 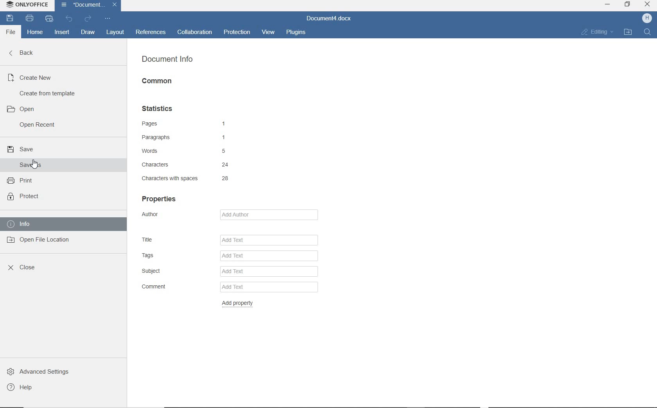 What do you see at coordinates (20, 388) in the screenshot?
I see `Help` at bounding box center [20, 388].